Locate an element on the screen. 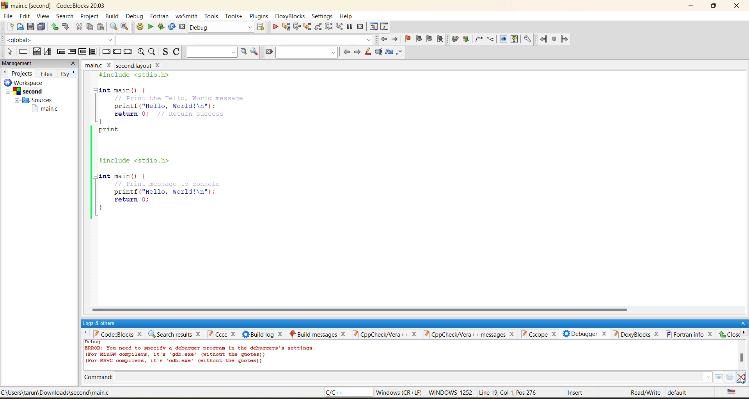  code completion compiler is located at coordinates (186, 40).